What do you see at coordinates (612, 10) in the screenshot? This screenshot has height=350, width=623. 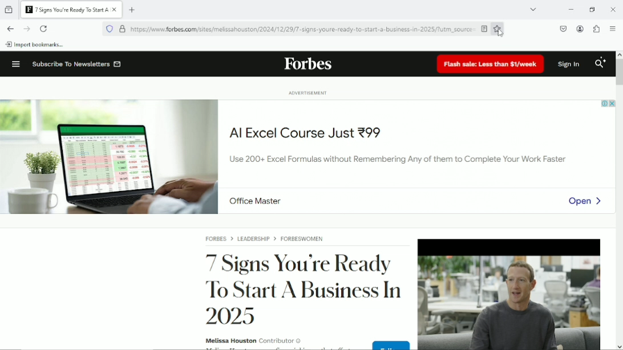 I see `Close` at bounding box center [612, 10].